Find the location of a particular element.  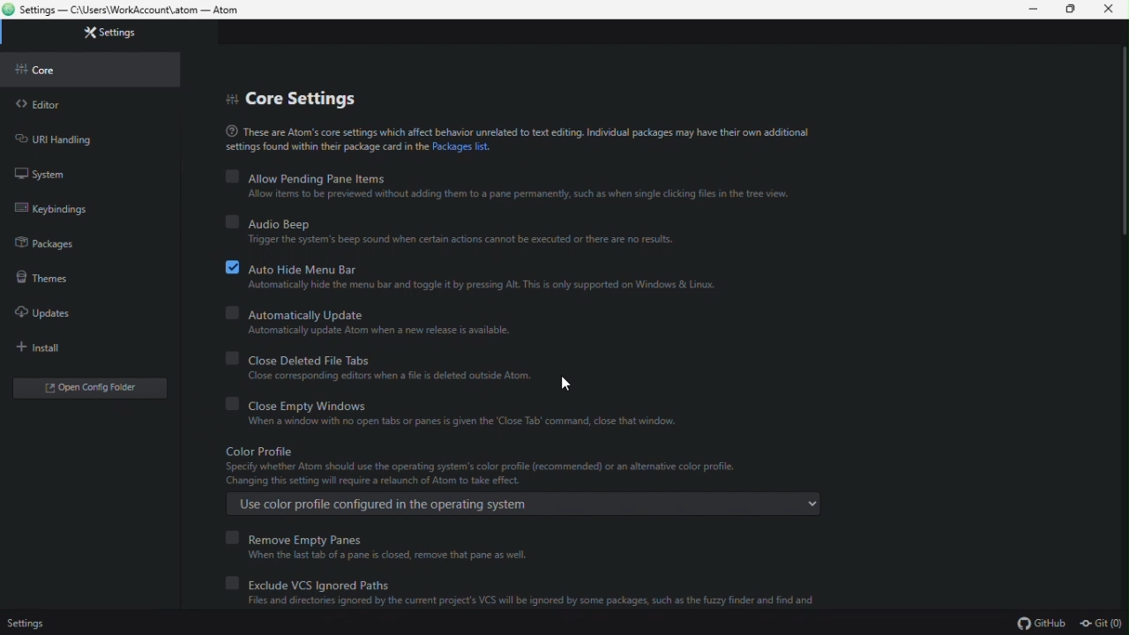

Open folder is located at coordinates (81, 387).